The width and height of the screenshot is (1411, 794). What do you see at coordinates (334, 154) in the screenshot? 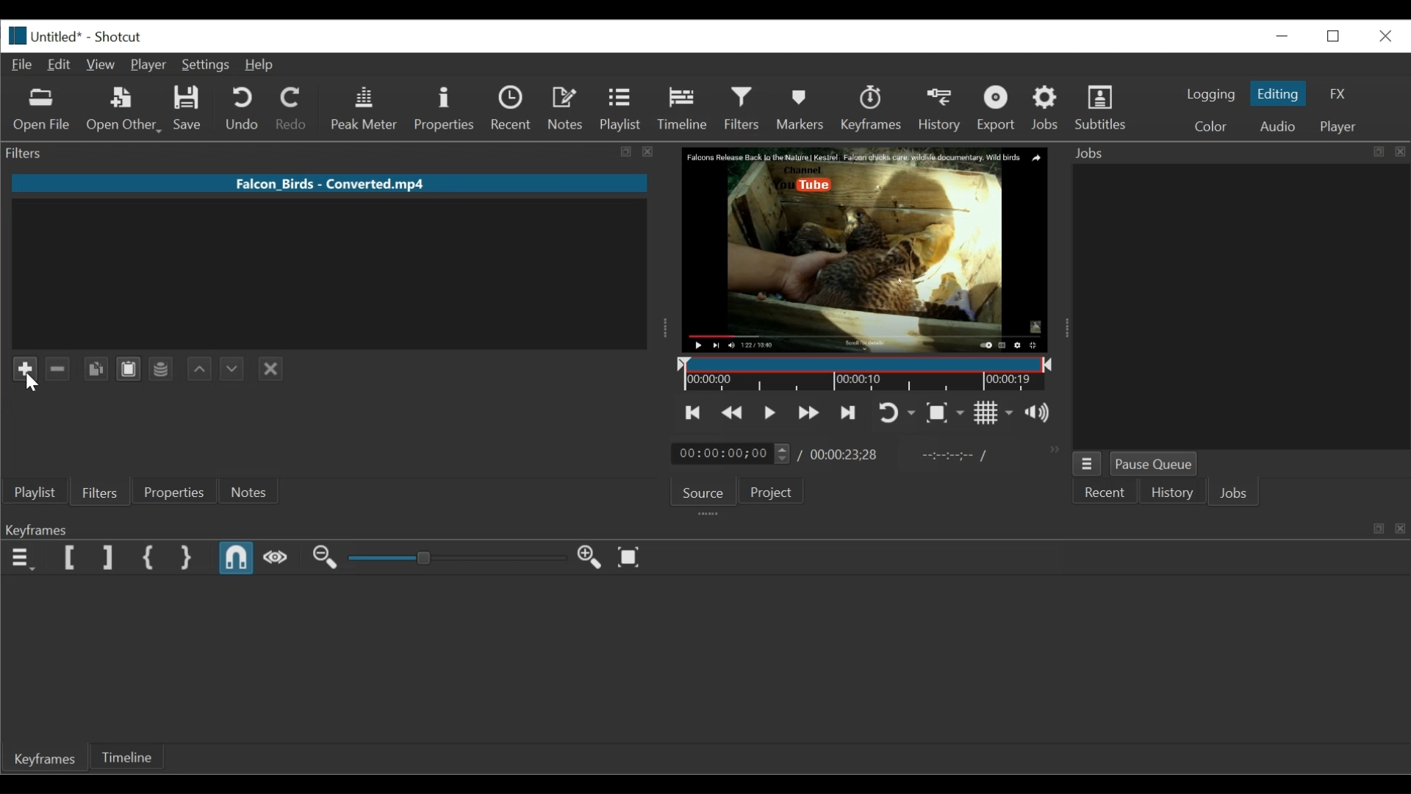
I see `Filters Panel` at bounding box center [334, 154].